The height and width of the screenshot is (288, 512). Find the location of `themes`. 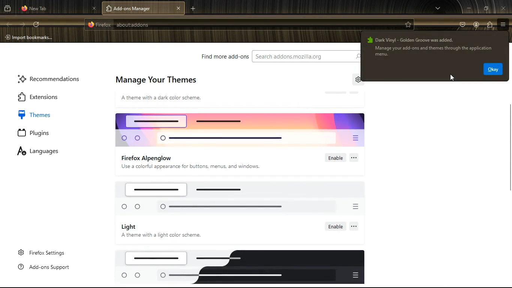

themes is located at coordinates (41, 114).